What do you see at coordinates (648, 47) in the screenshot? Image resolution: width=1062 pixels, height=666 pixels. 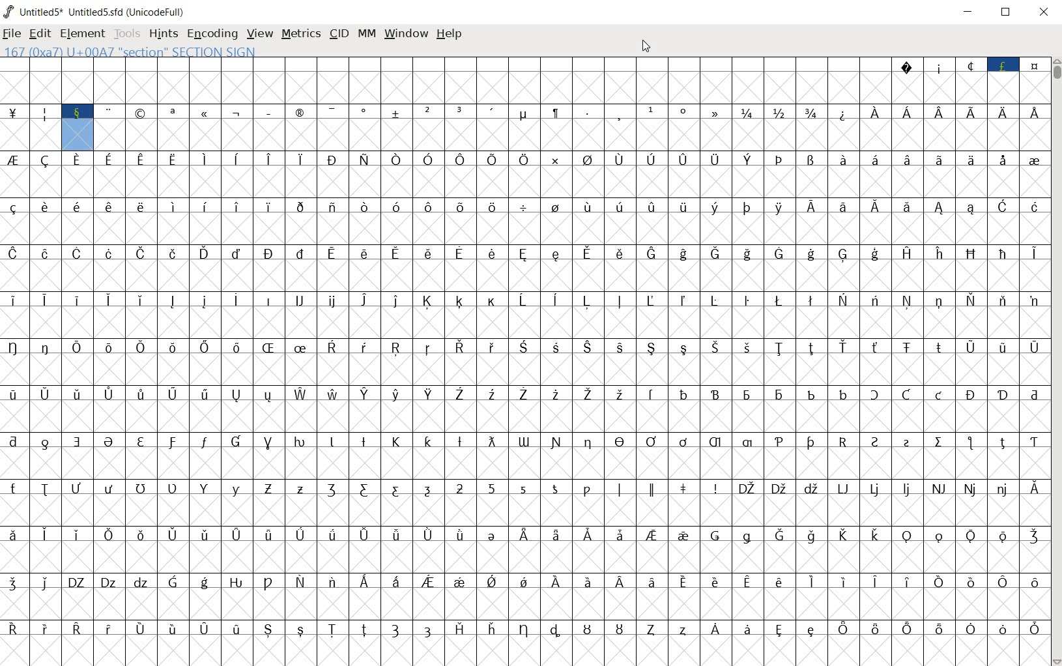 I see `cursor` at bounding box center [648, 47].